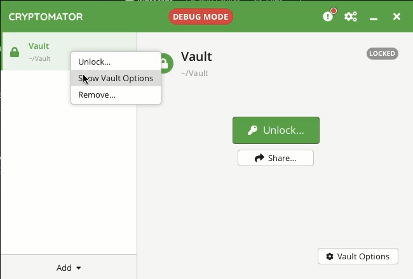 Image resolution: width=413 pixels, height=279 pixels. What do you see at coordinates (376, 18) in the screenshot?
I see `minimise` at bounding box center [376, 18].